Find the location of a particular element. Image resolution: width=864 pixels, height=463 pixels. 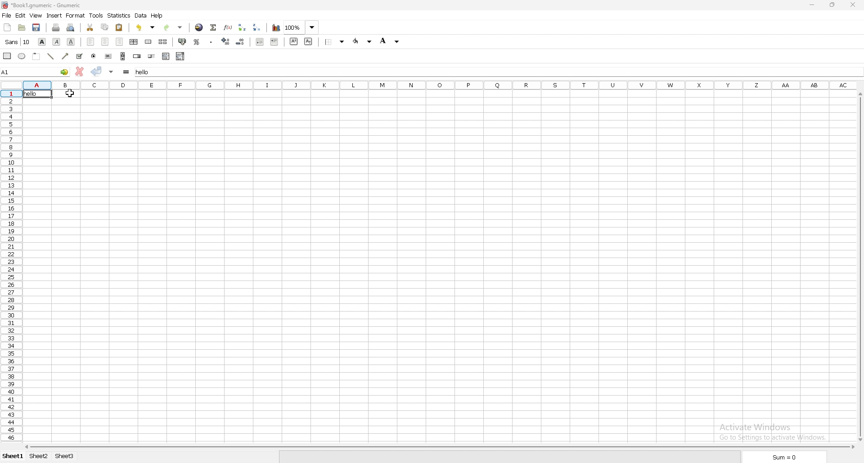

sort descending is located at coordinates (257, 27).